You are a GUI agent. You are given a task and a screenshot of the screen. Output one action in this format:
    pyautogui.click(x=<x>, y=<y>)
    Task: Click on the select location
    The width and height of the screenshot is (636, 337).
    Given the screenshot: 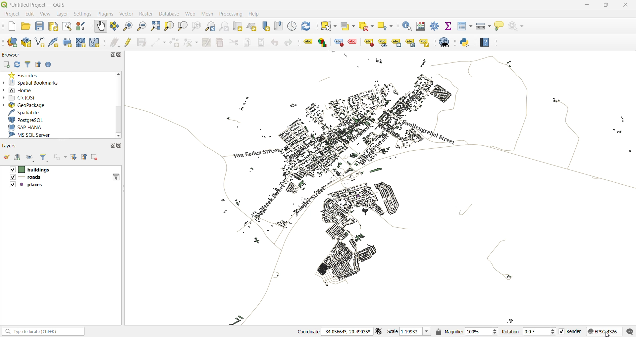 What is the action you would take?
    pyautogui.click(x=386, y=26)
    